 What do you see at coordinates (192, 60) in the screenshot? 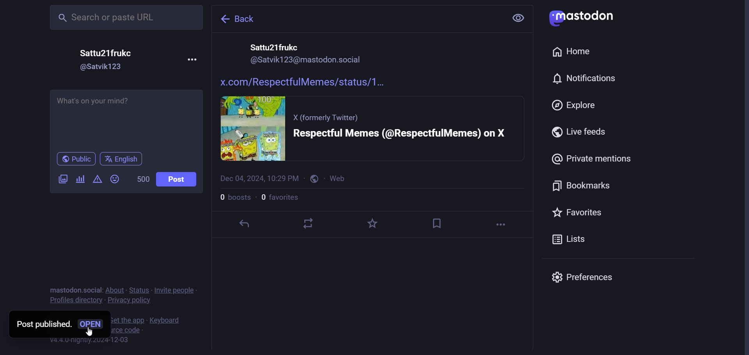
I see `more` at bounding box center [192, 60].